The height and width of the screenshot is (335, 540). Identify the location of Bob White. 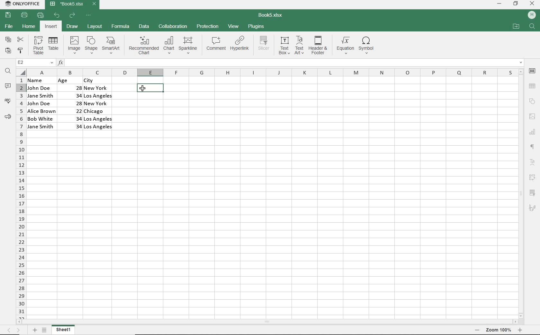
(41, 118).